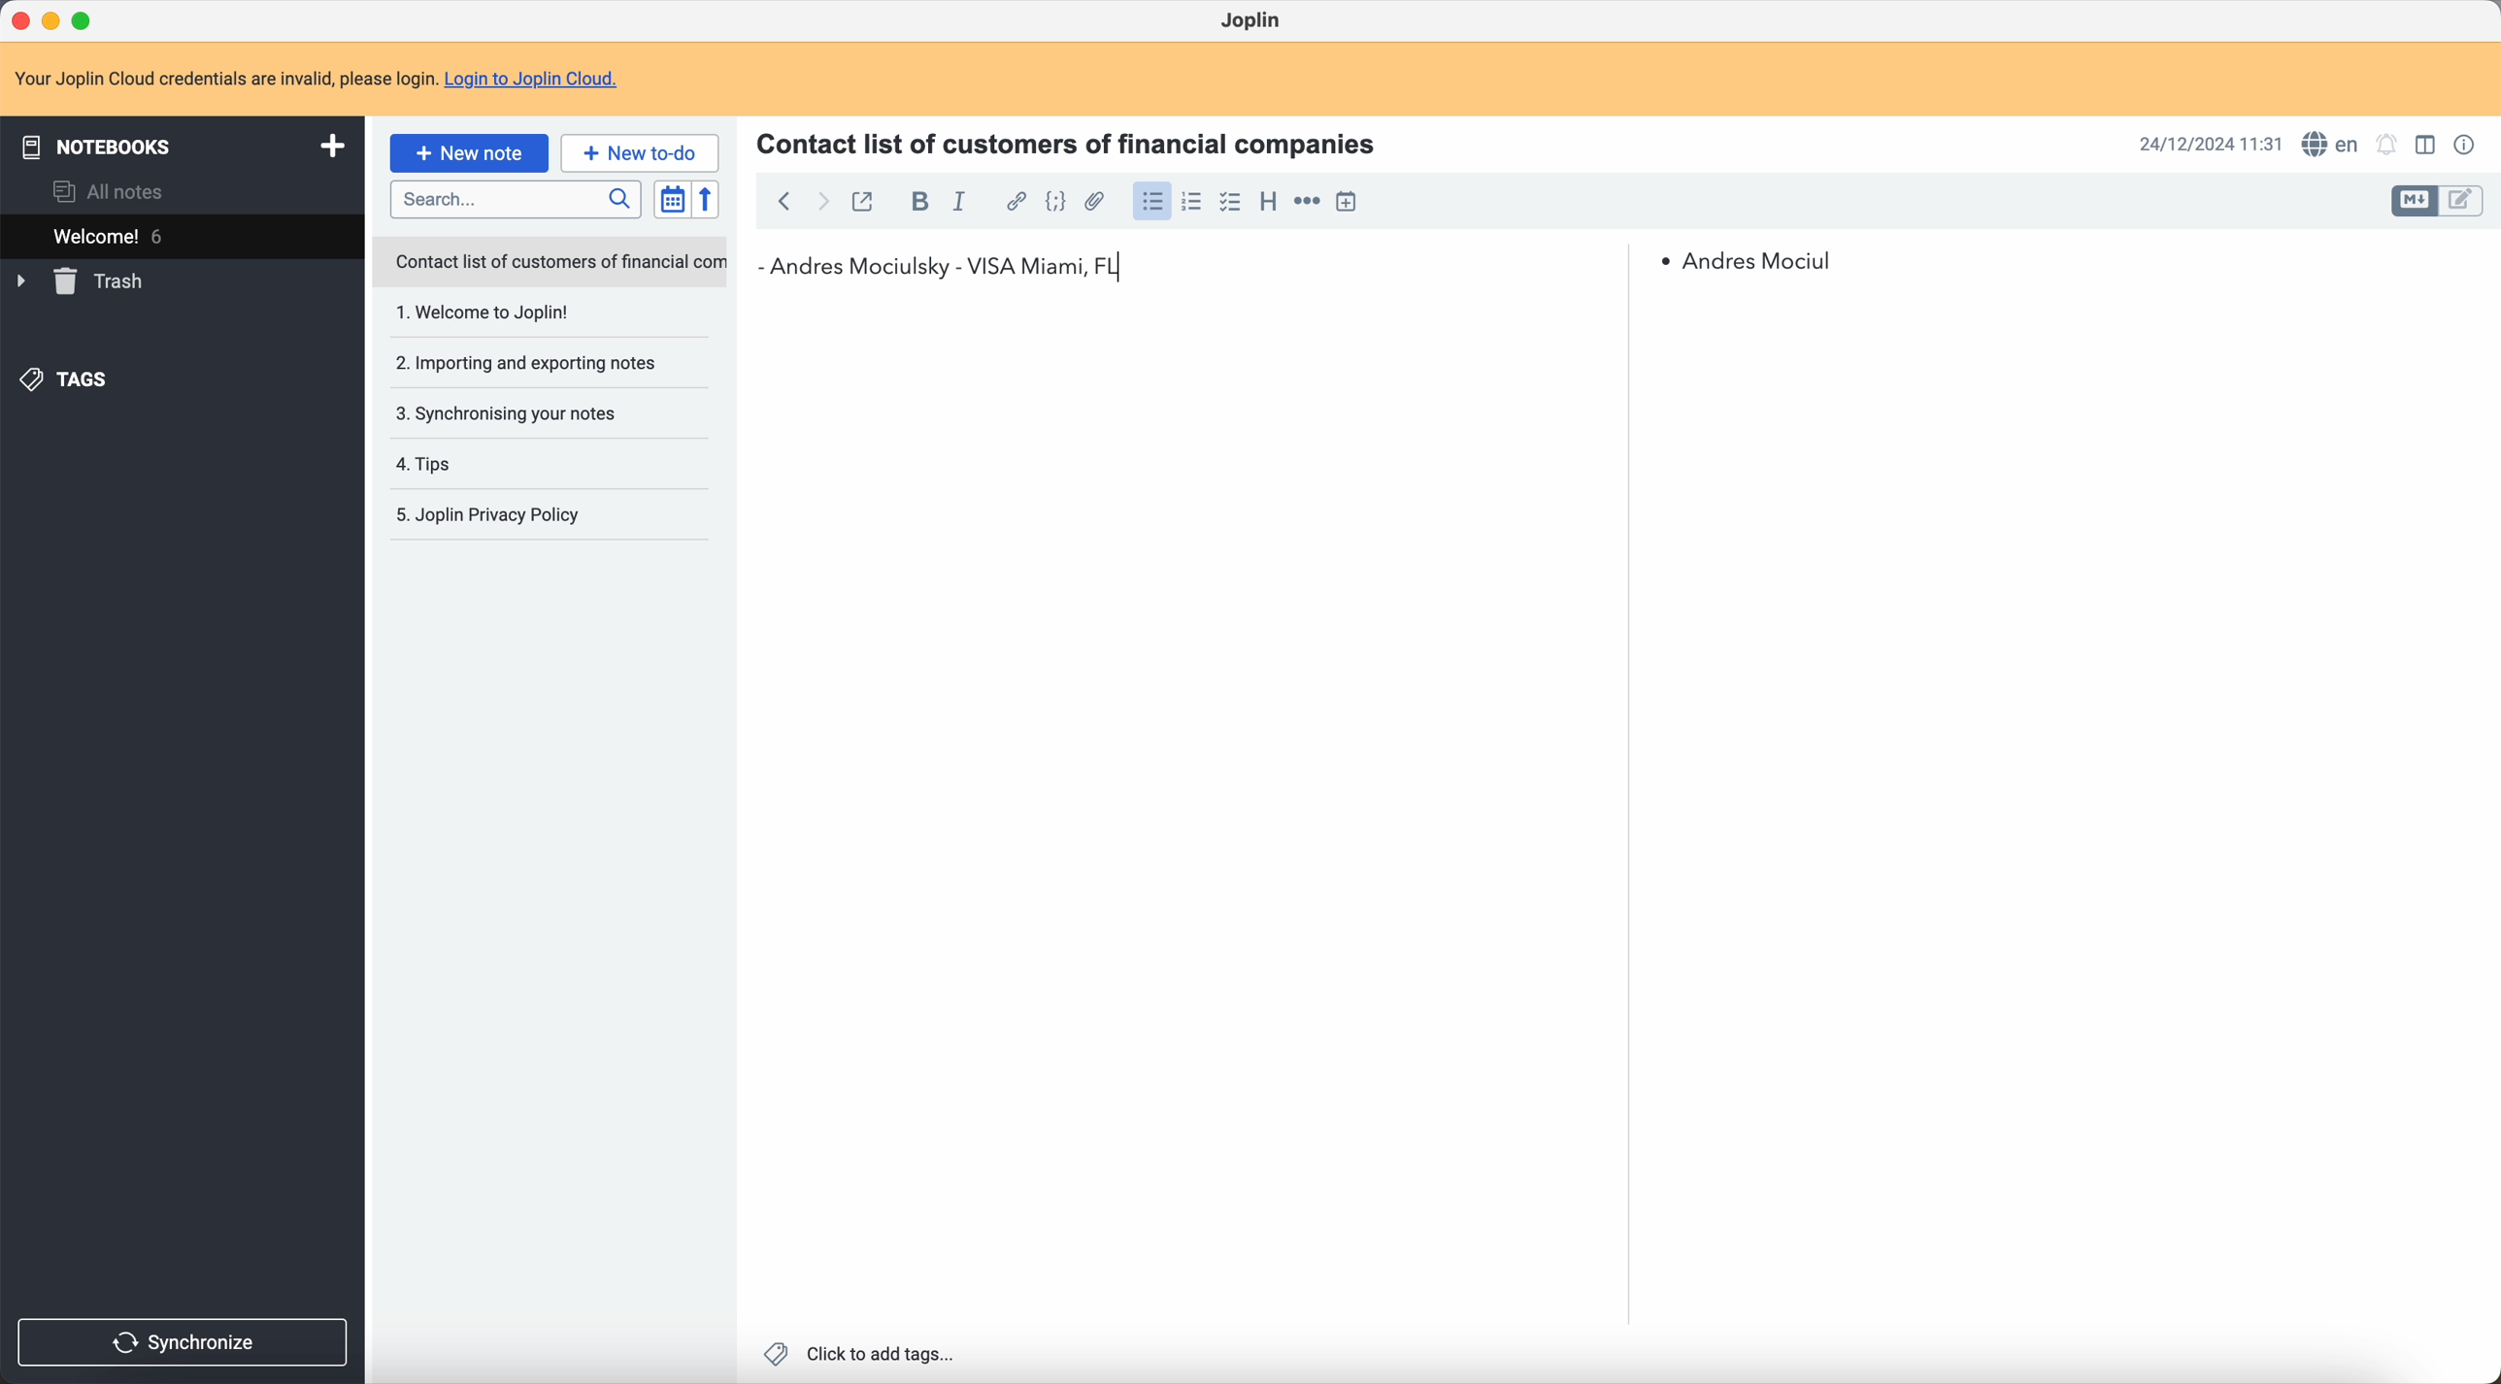  I want to click on toggle edit layout, so click(2417, 202).